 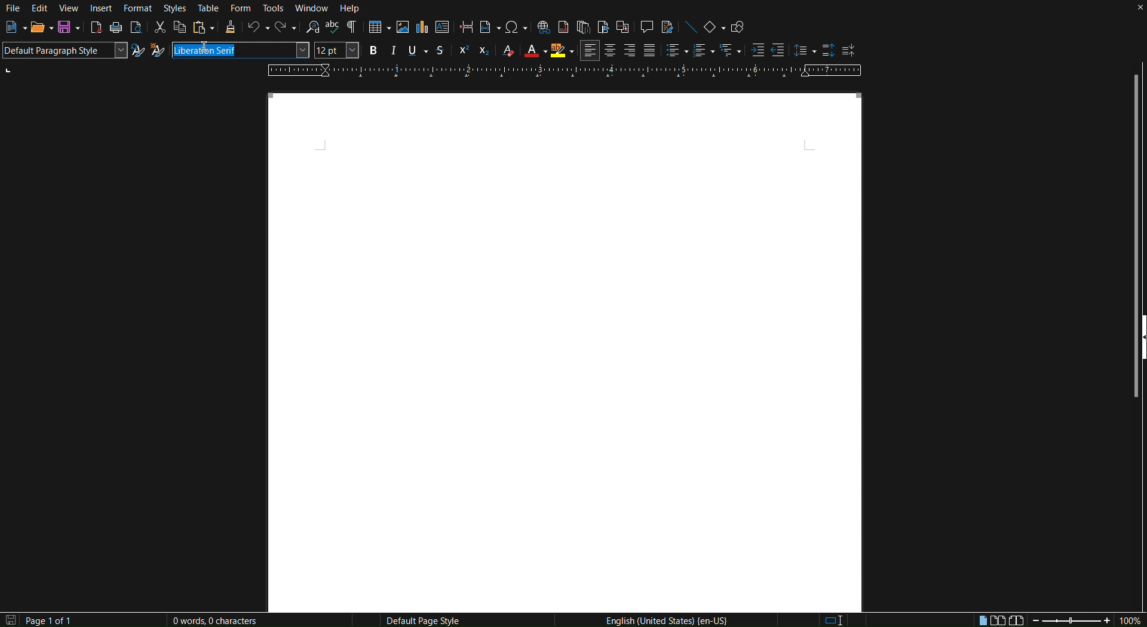 What do you see at coordinates (830, 52) in the screenshot?
I see `Increase Paragraph Spacing` at bounding box center [830, 52].